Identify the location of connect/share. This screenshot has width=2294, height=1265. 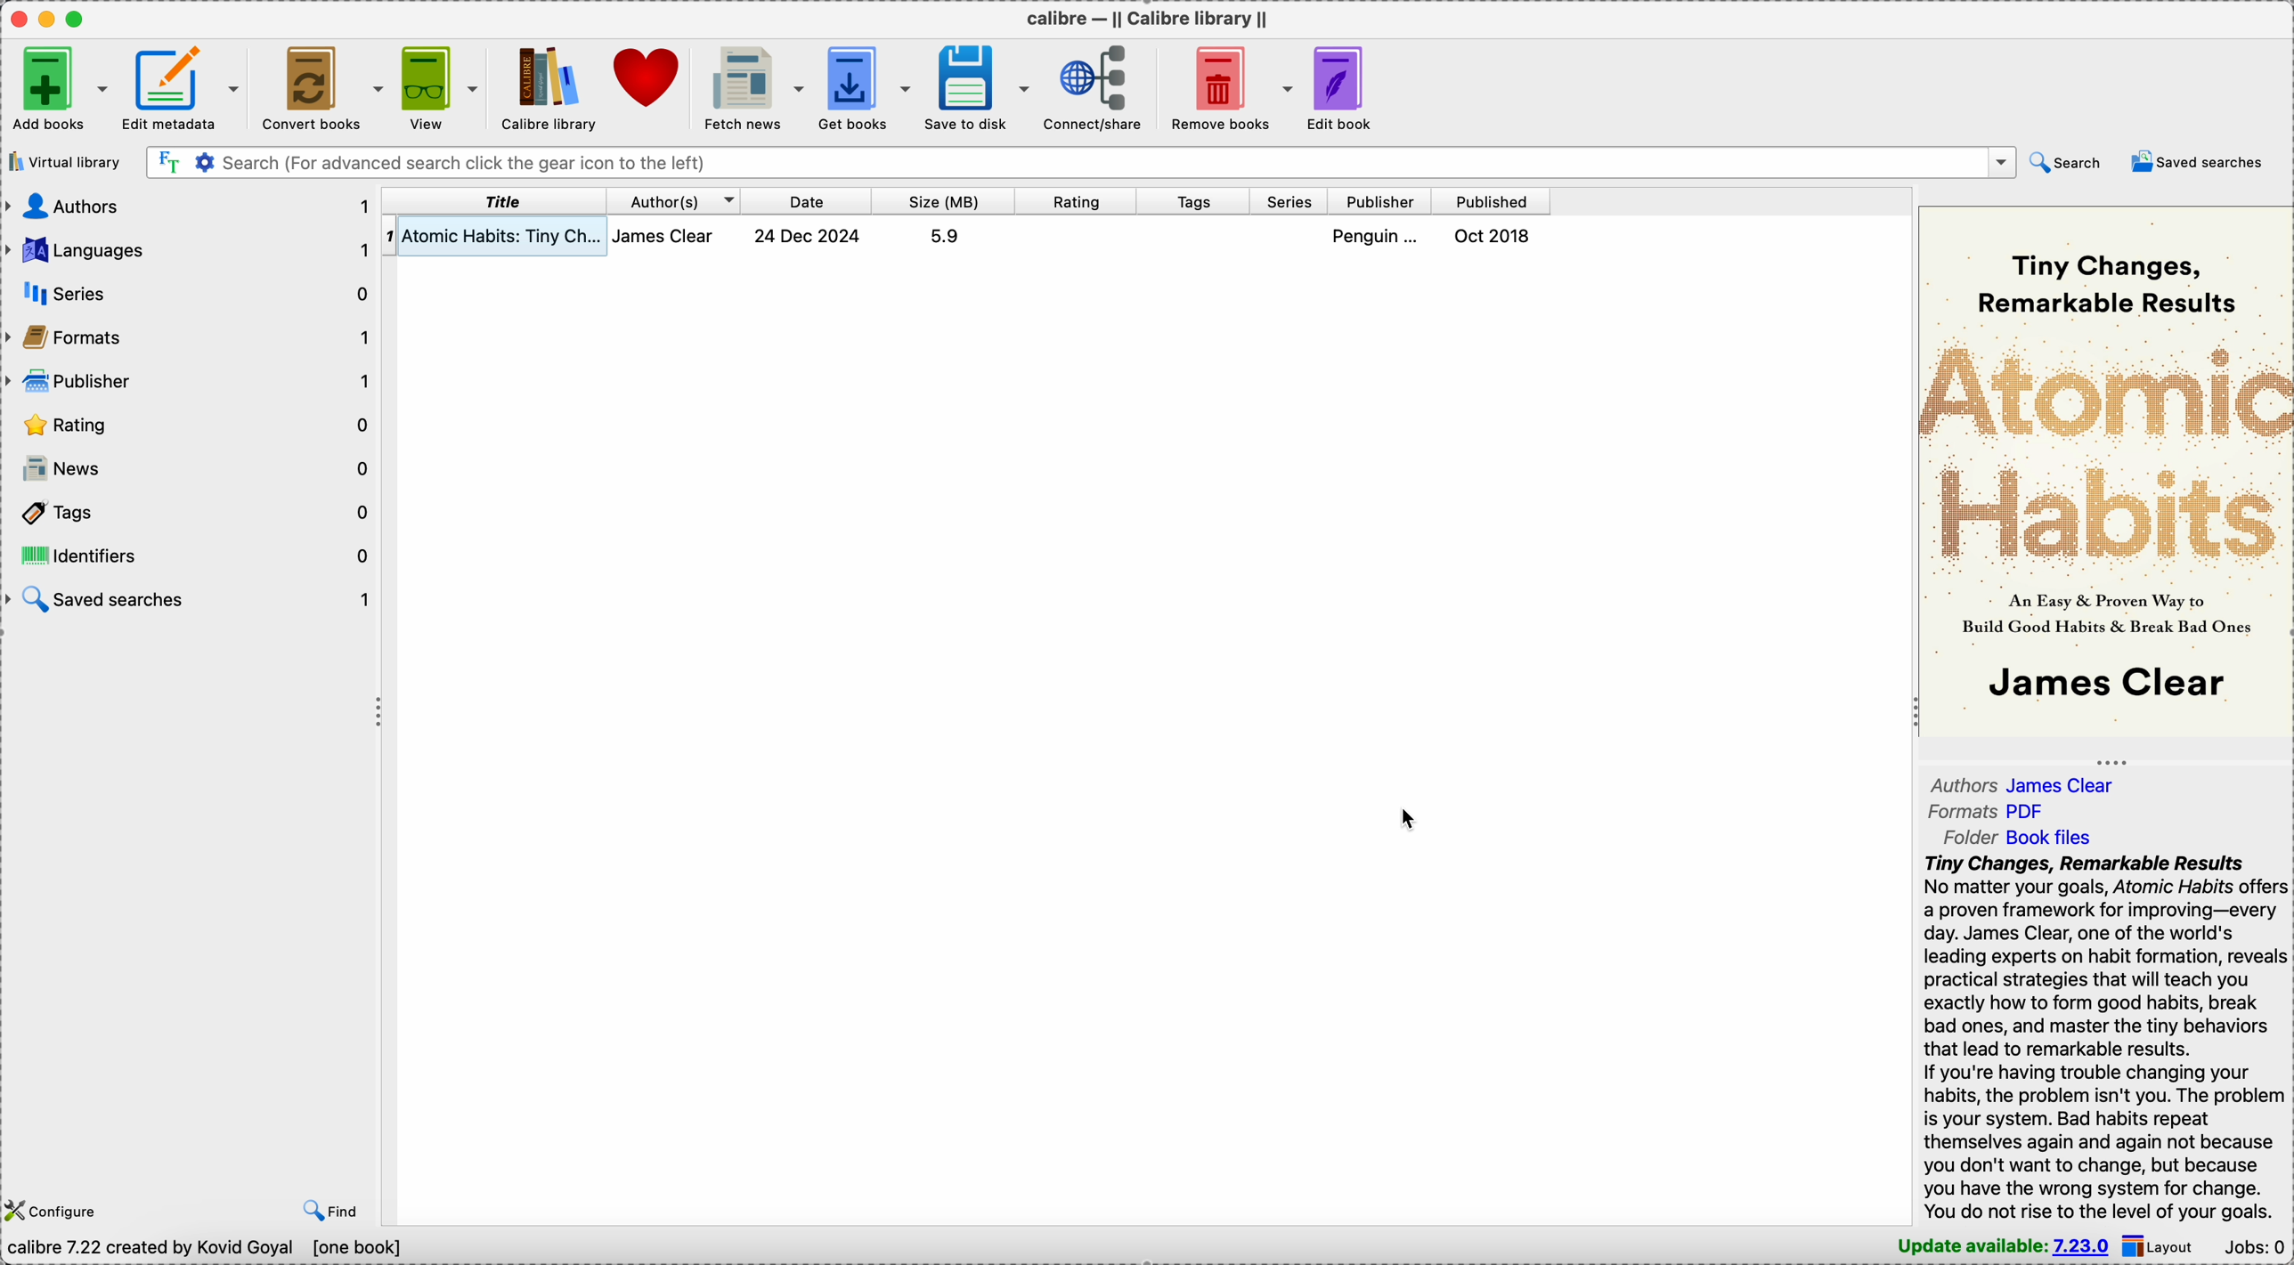
(1100, 86).